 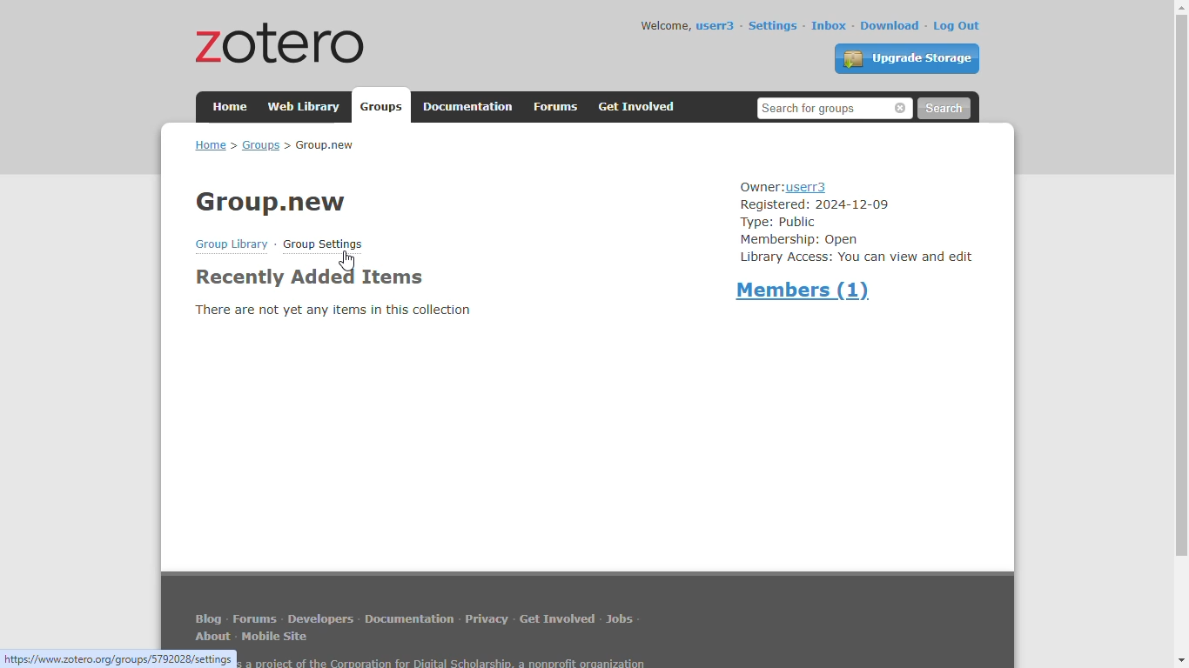 What do you see at coordinates (273, 144) in the screenshot?
I see `home > groups > group.new` at bounding box center [273, 144].